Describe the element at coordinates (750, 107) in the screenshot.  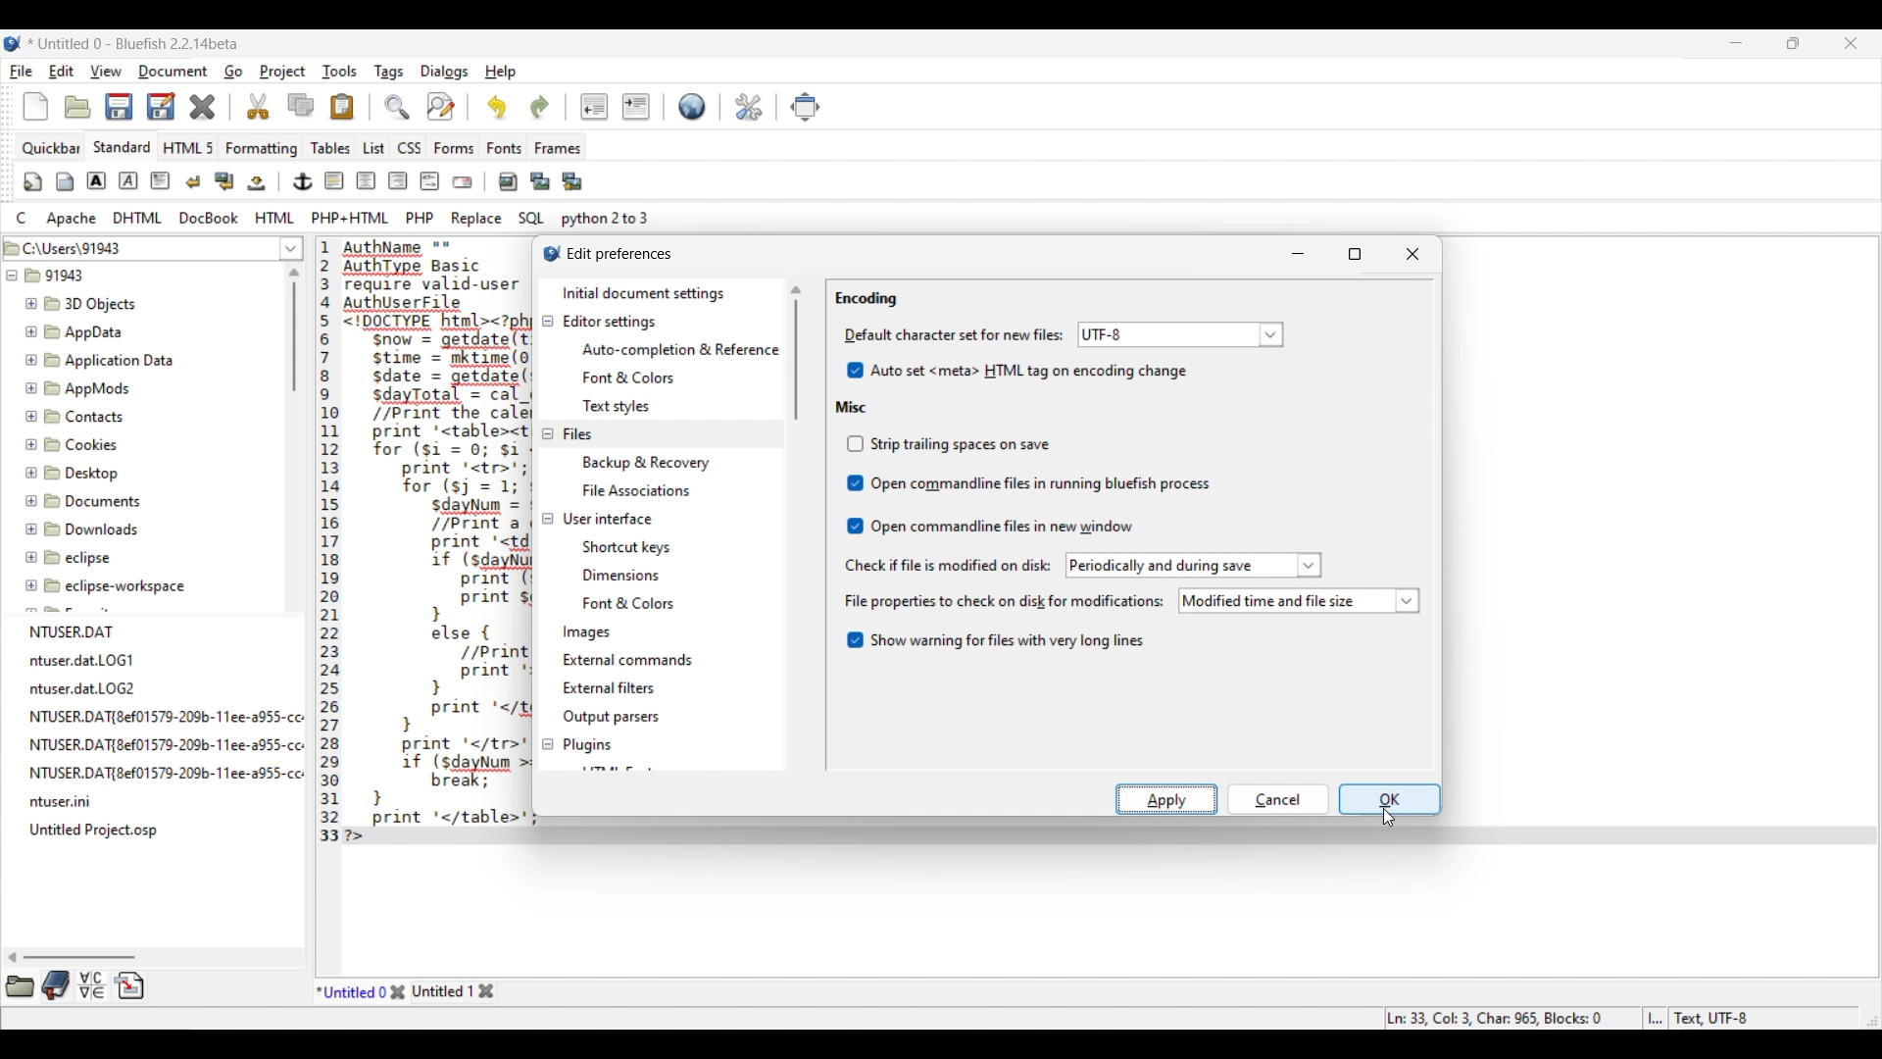
I see `Edit preferences highlighted by cursor` at that location.